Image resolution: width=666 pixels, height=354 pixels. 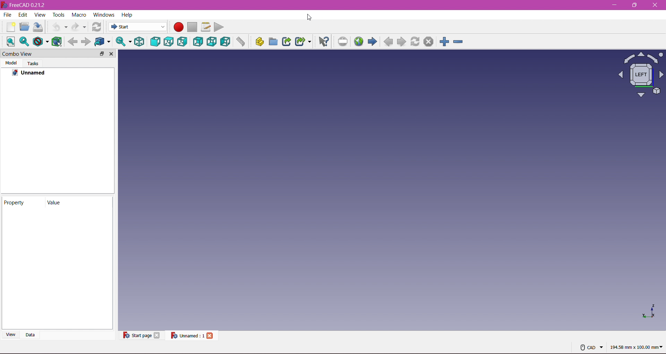 I want to click on Property, so click(x=22, y=202).